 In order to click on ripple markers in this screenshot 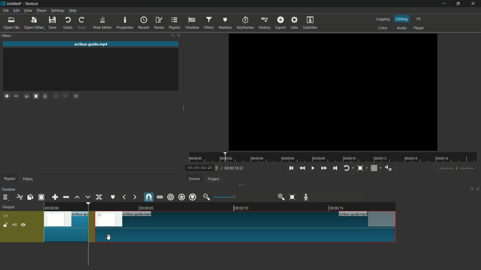, I will do `click(193, 197)`.